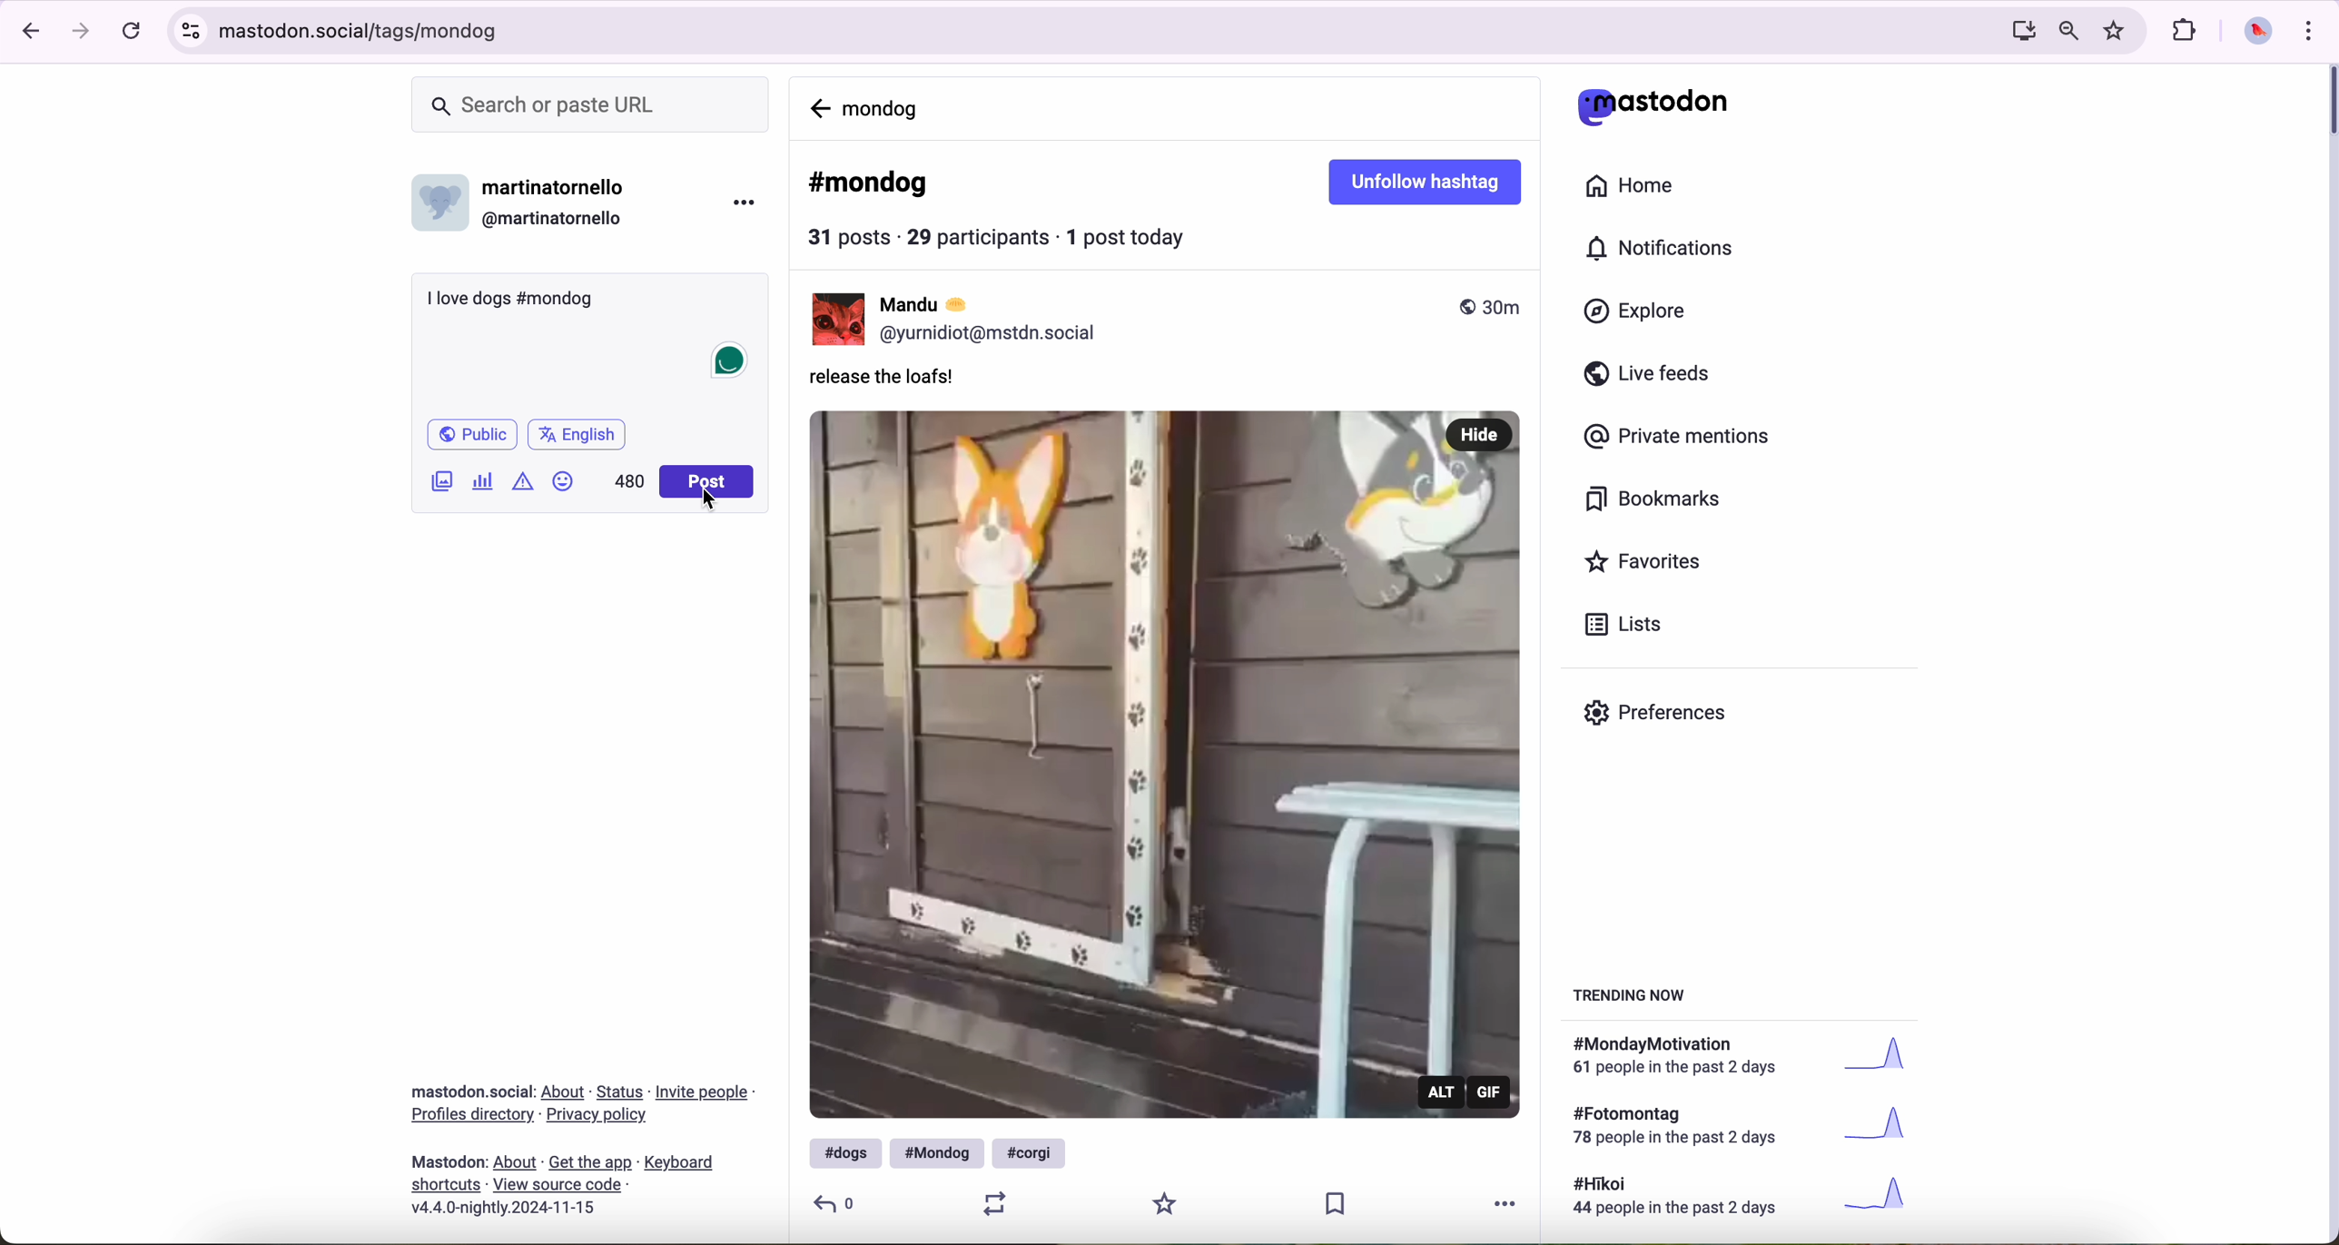  What do you see at coordinates (1651, 374) in the screenshot?
I see `live feeds` at bounding box center [1651, 374].